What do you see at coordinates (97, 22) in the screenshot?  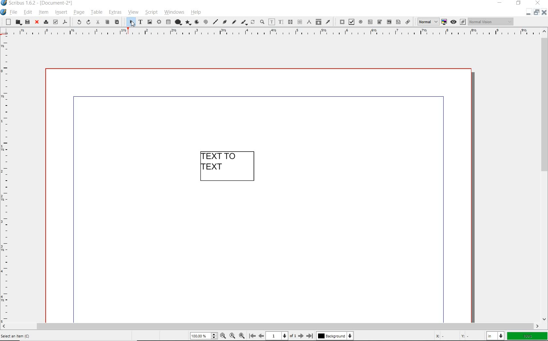 I see `cut` at bounding box center [97, 22].